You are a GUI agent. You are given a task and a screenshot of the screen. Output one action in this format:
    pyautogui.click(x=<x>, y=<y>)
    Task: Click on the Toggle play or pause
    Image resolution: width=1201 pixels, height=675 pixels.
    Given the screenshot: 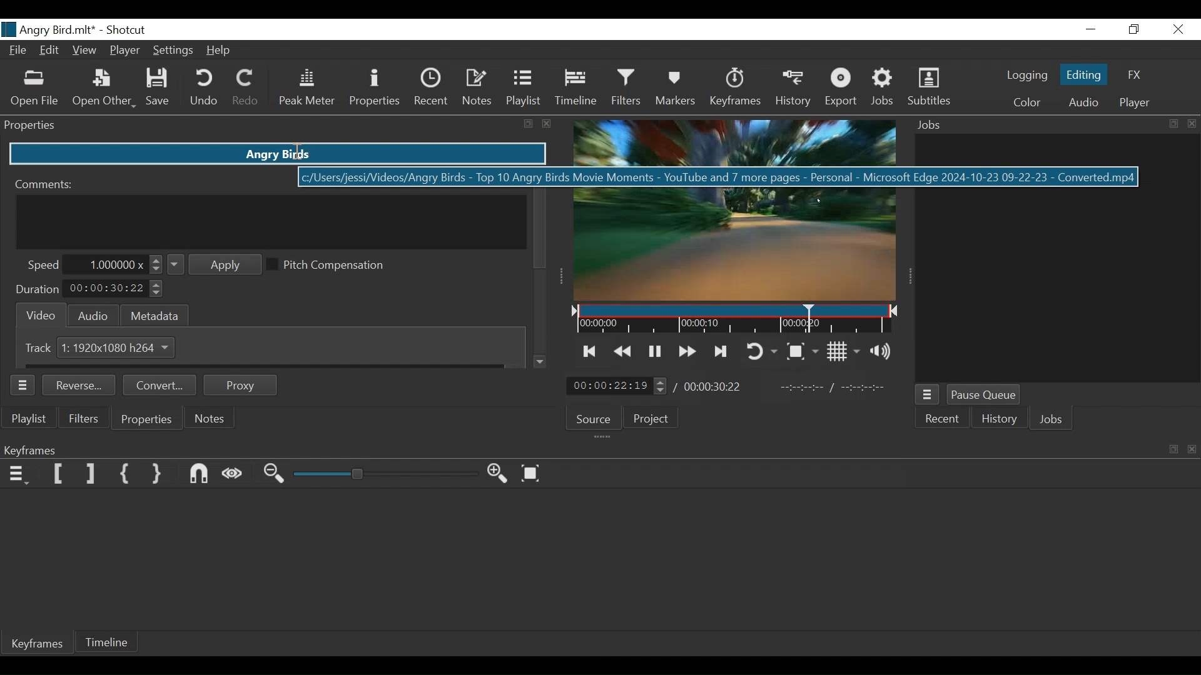 What is the action you would take?
    pyautogui.click(x=655, y=351)
    